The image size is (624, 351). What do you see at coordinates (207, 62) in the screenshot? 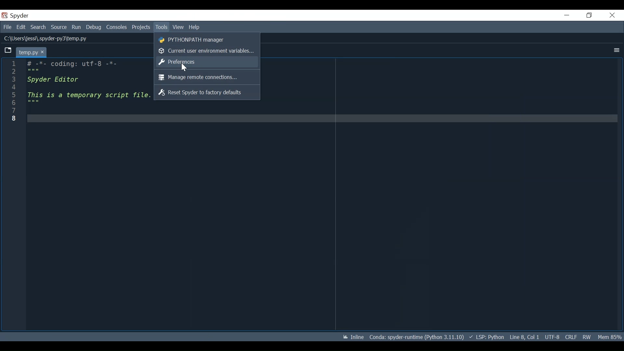
I see `Preferences` at bounding box center [207, 62].